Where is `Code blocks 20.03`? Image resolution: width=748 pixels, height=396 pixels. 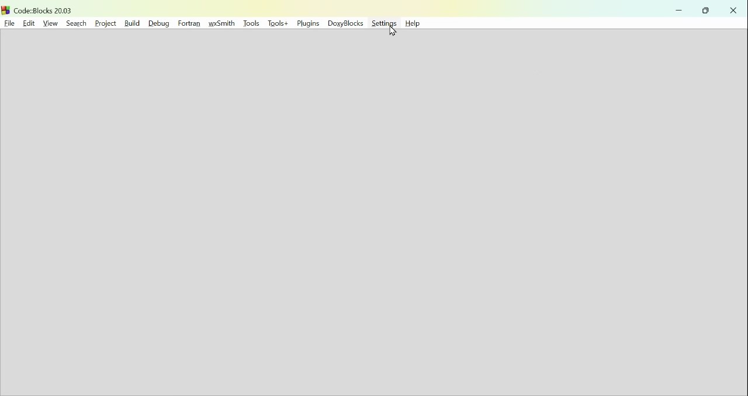 Code blocks 20.03 is located at coordinates (38, 9).